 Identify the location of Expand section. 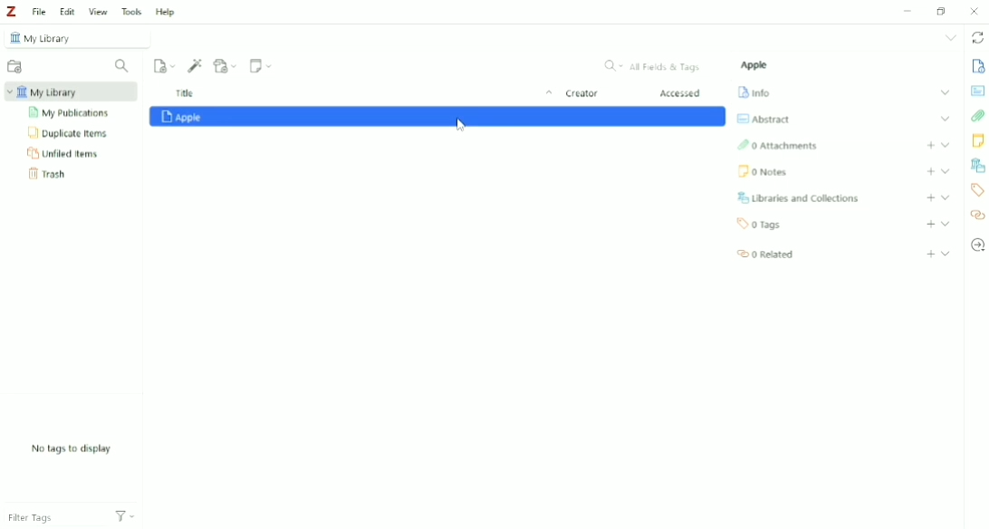
(945, 119).